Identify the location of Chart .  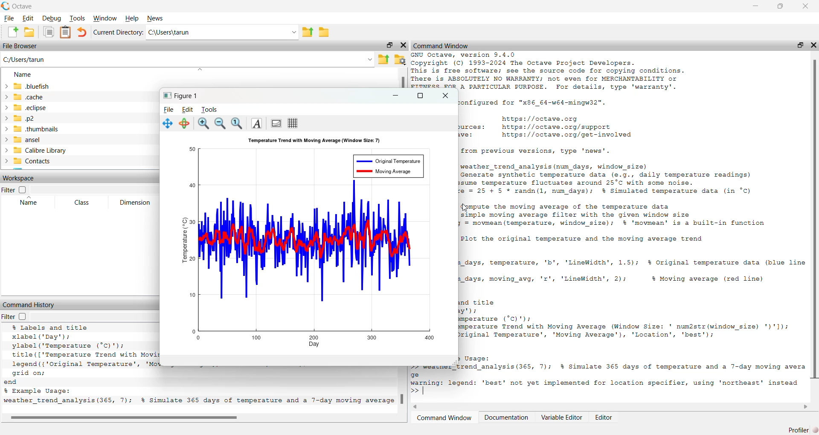
(276, 123).